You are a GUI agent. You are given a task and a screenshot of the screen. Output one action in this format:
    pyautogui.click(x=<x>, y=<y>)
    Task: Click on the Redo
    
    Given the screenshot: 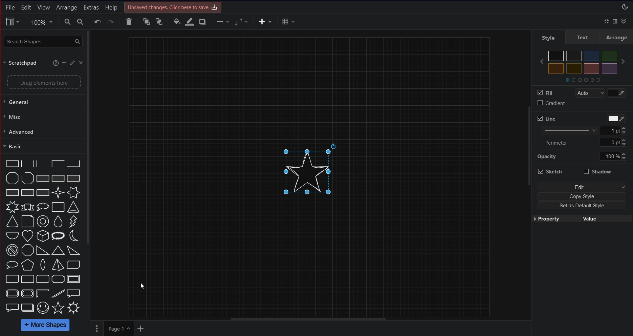 What is the action you would take?
    pyautogui.click(x=111, y=21)
    